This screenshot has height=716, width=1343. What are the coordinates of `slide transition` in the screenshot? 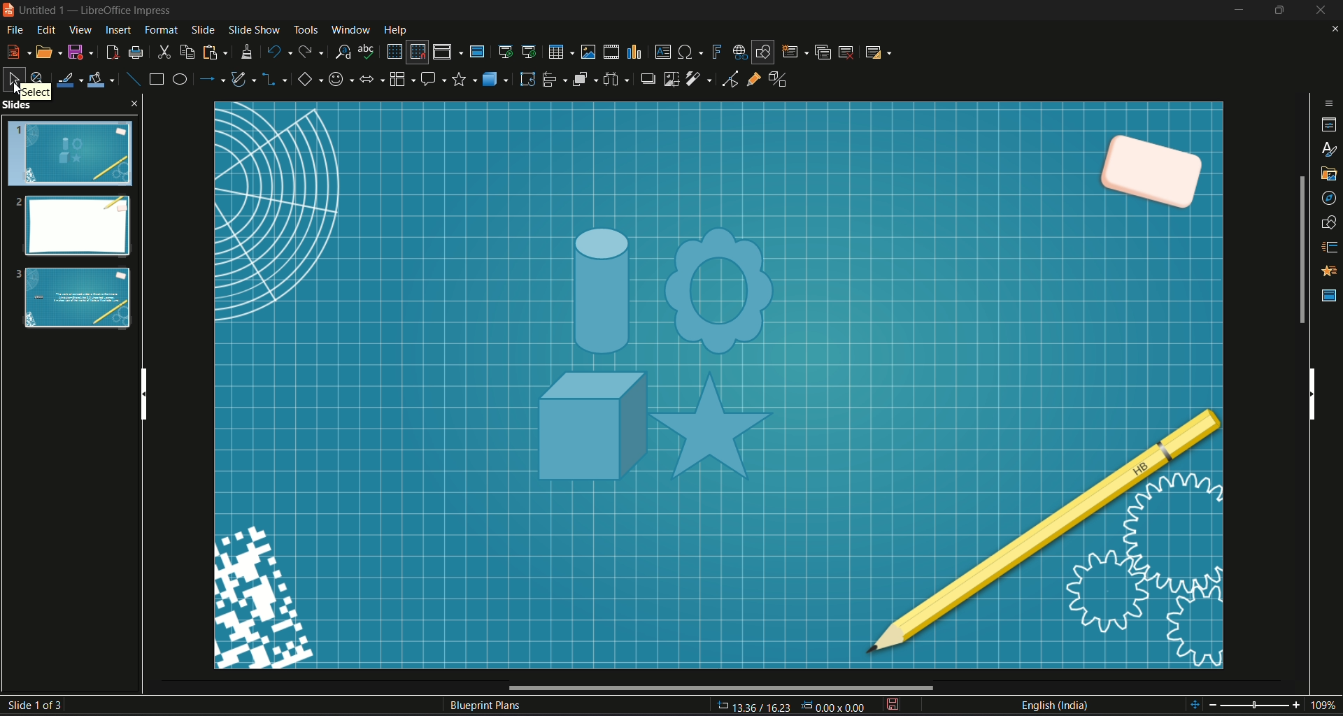 It's located at (1330, 248).